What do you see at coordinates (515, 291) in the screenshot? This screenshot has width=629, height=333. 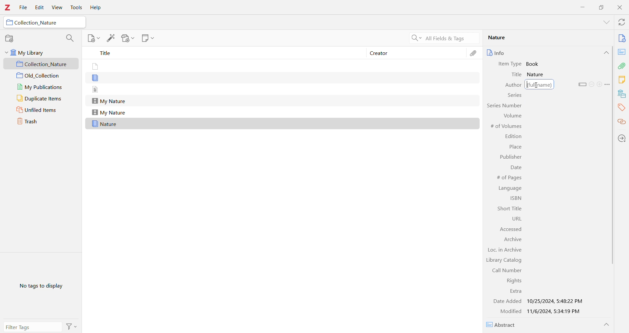 I see `Extra` at bounding box center [515, 291].